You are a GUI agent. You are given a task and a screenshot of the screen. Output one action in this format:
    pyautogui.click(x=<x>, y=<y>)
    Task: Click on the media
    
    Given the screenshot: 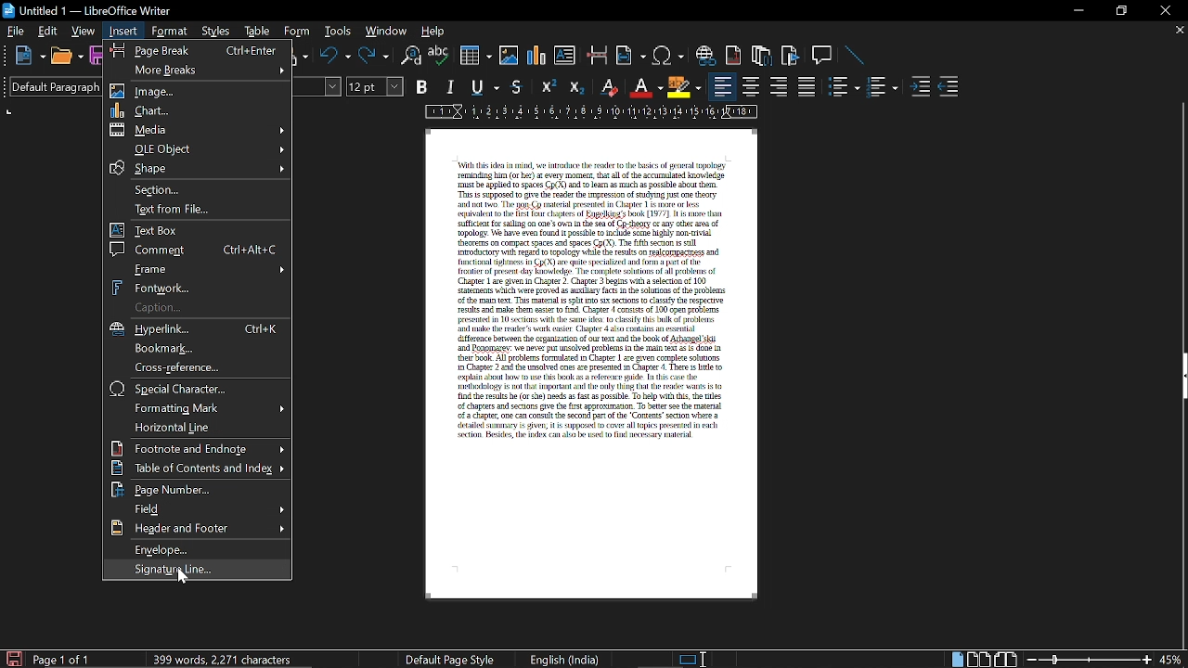 What is the action you would take?
    pyautogui.click(x=200, y=130)
    